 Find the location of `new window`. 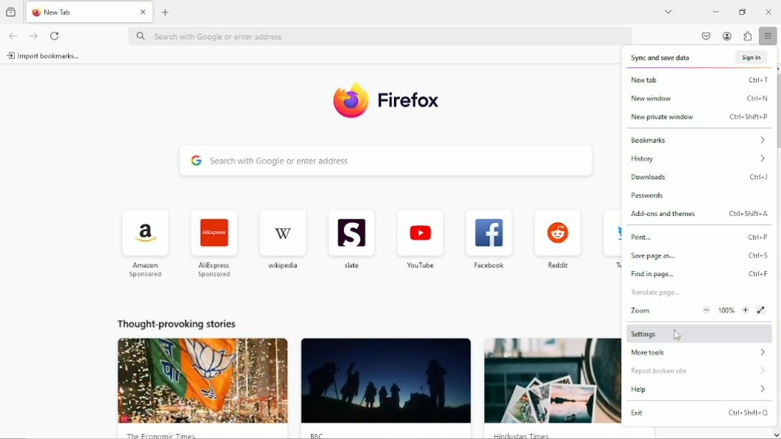

new window is located at coordinates (677, 98).